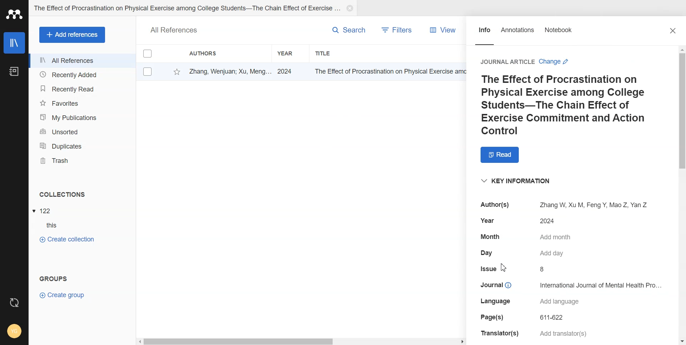 The image size is (686, 345). Describe the element at coordinates (484, 33) in the screenshot. I see `Info` at that location.